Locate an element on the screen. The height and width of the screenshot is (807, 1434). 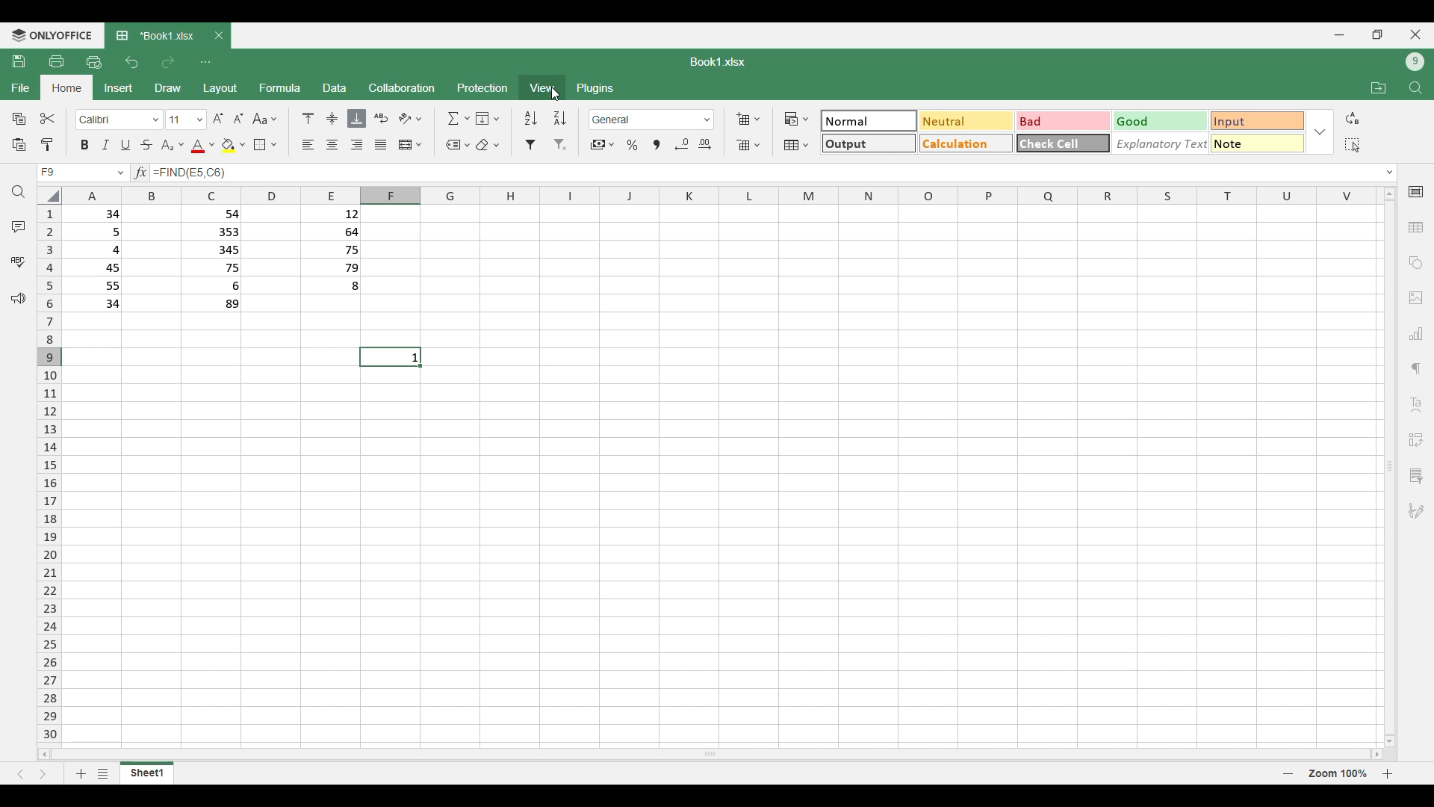
Cut is located at coordinates (47, 118).